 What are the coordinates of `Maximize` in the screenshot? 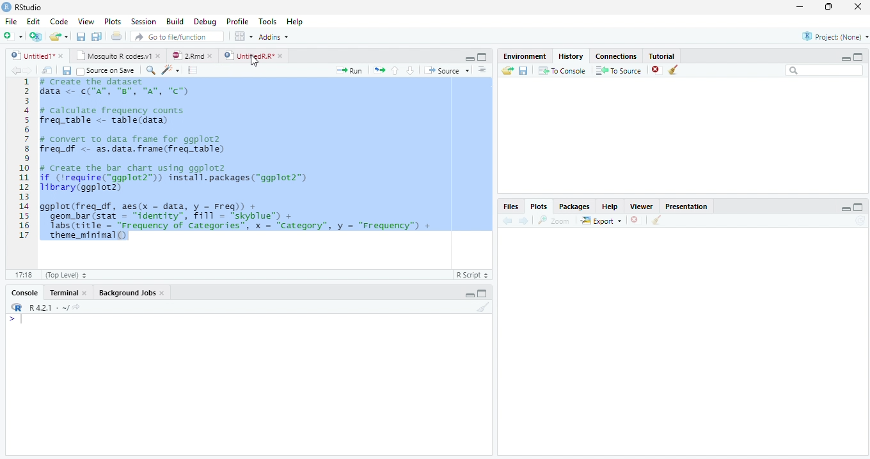 It's located at (482, 58).